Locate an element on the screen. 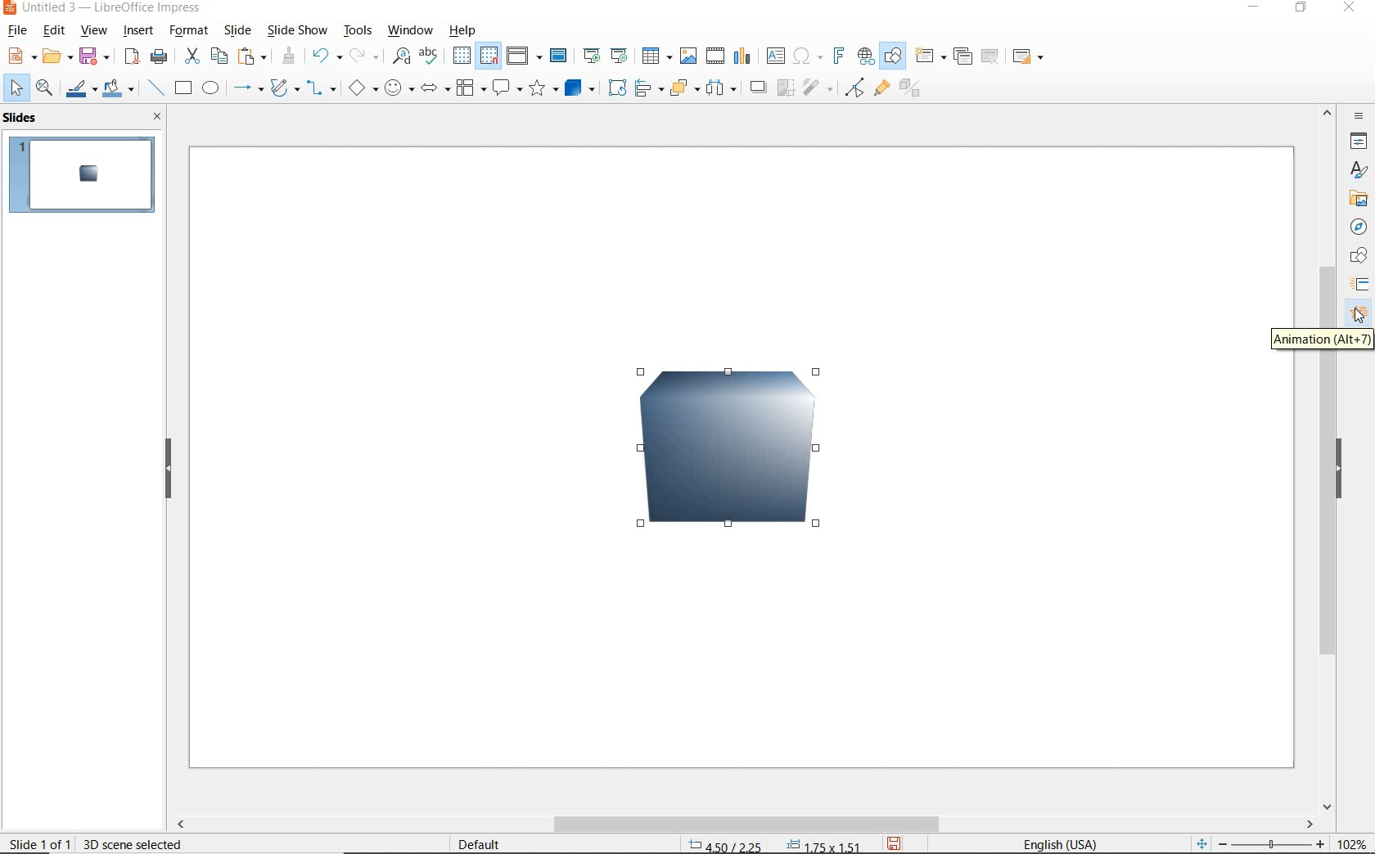 Image resolution: width=1375 pixels, height=854 pixels. help is located at coordinates (460, 31).